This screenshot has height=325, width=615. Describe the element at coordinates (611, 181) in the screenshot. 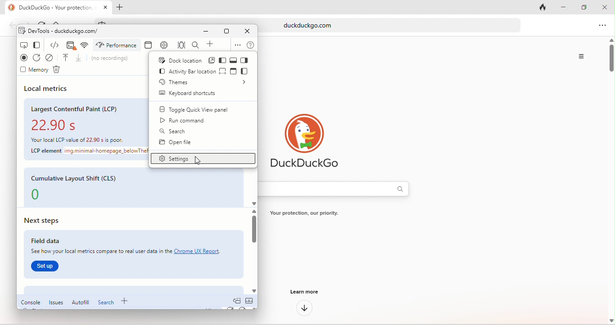

I see `vertical scroll bar` at that location.